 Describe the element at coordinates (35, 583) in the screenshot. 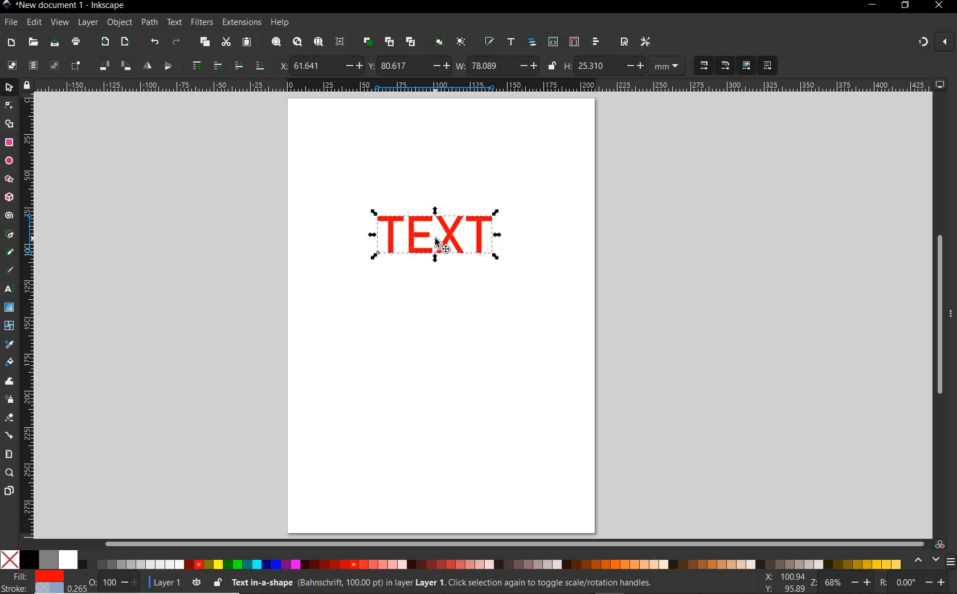

I see `fill and stroke` at that location.